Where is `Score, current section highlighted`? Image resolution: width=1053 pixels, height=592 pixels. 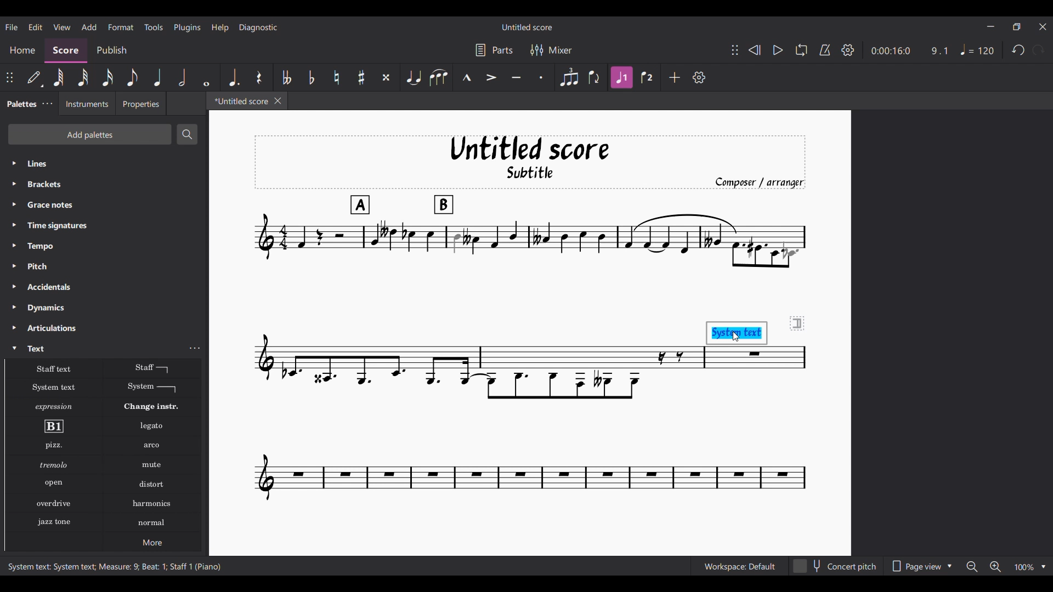
Score, current section highlighted is located at coordinates (66, 50).